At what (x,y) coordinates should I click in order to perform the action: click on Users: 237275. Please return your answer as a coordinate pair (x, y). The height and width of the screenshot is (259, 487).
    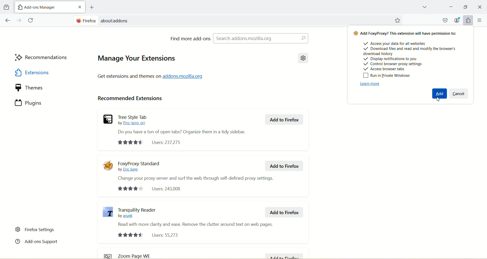
    Looking at the image, I should click on (150, 143).